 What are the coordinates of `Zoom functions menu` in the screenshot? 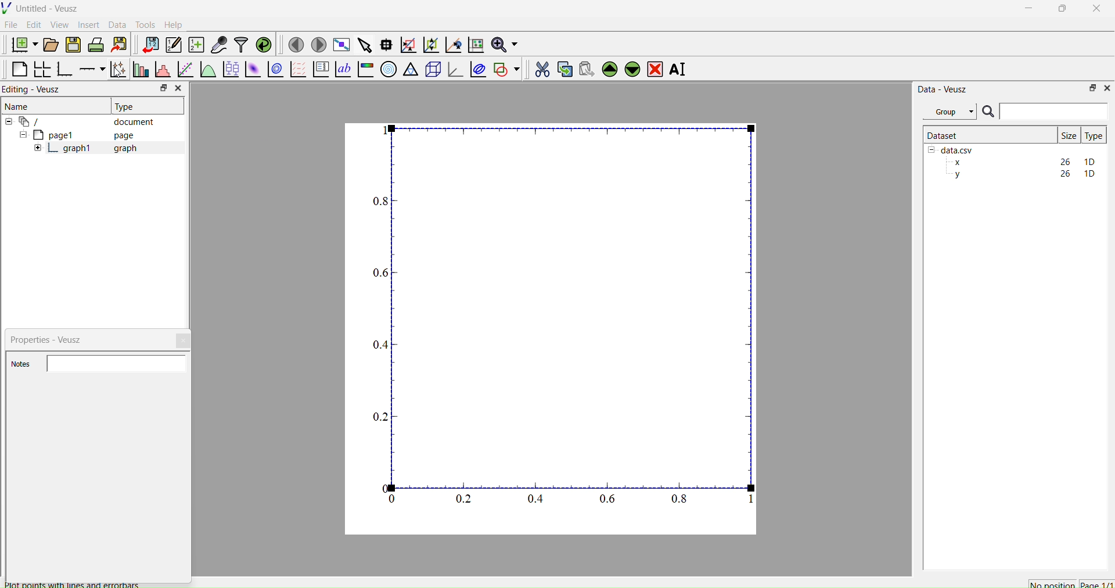 It's located at (503, 43).